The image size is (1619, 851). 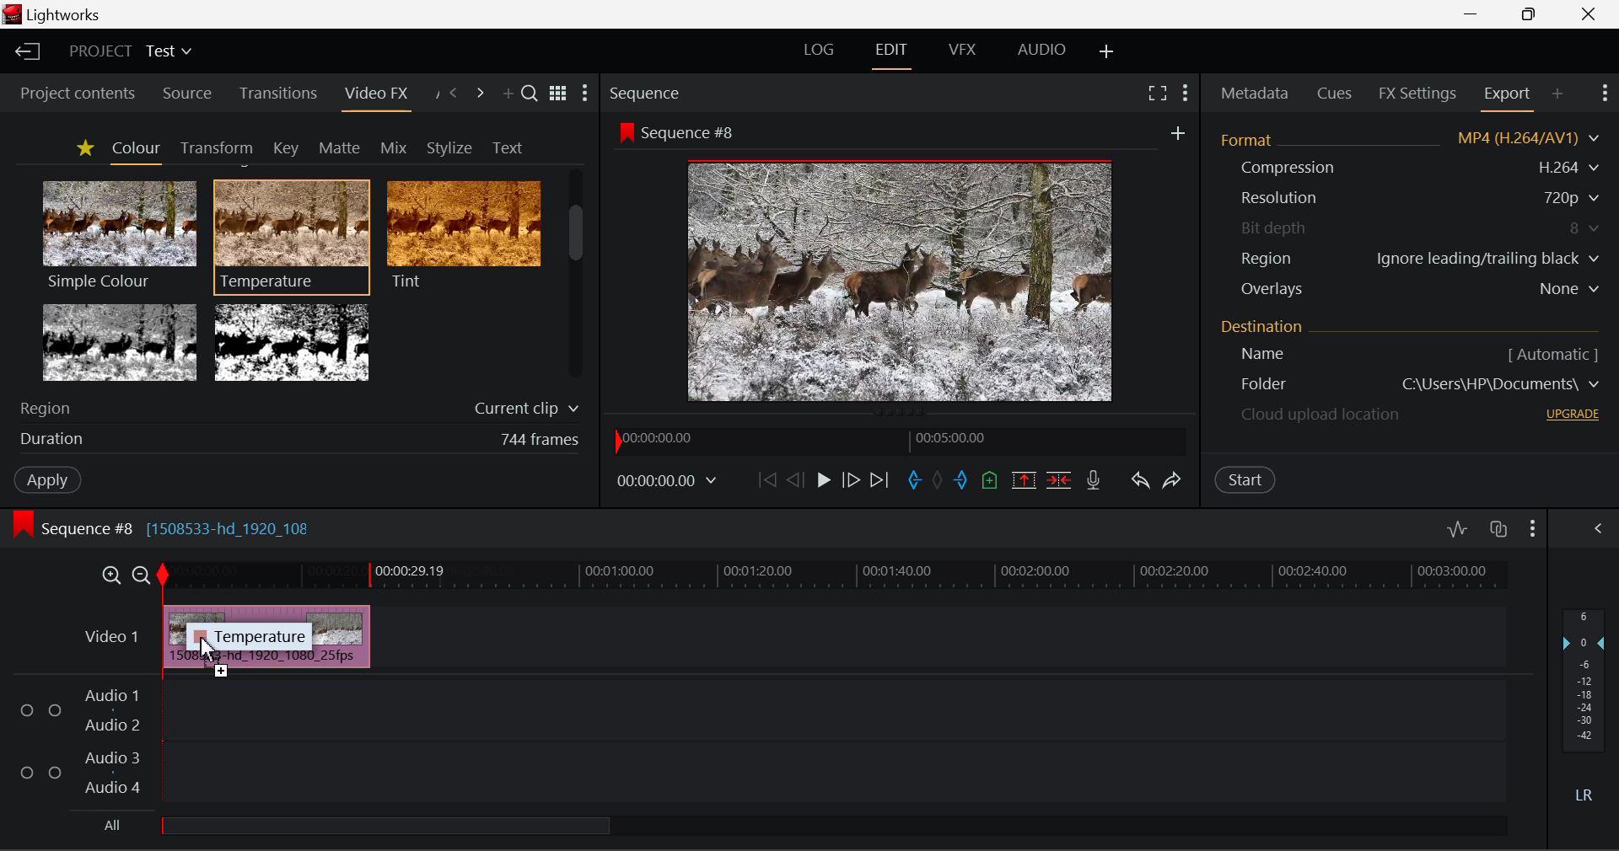 What do you see at coordinates (695, 134) in the screenshot?
I see `Sequence #8` at bounding box center [695, 134].